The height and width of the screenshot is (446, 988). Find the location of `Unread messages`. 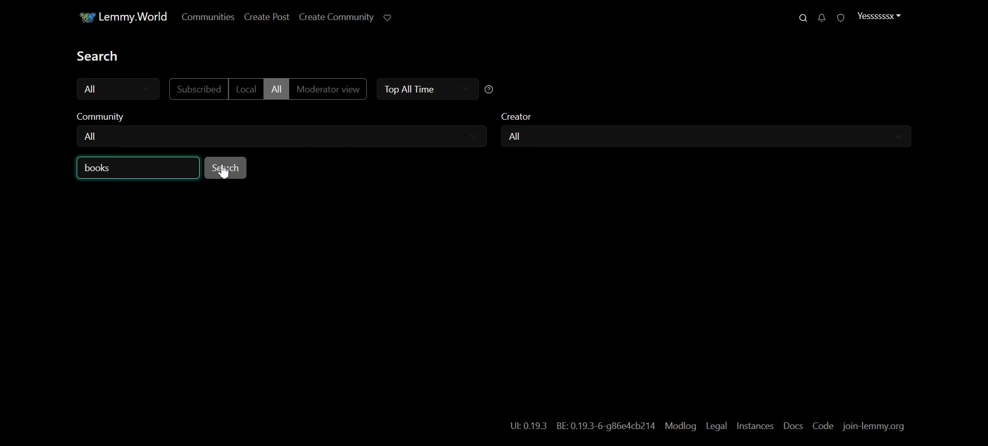

Unread messages is located at coordinates (817, 18).